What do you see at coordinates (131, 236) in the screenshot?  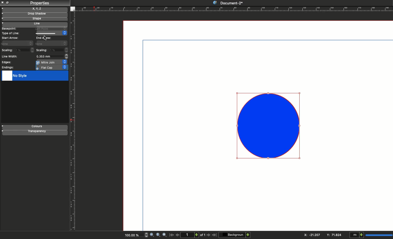 I see `100.00%` at bounding box center [131, 236].